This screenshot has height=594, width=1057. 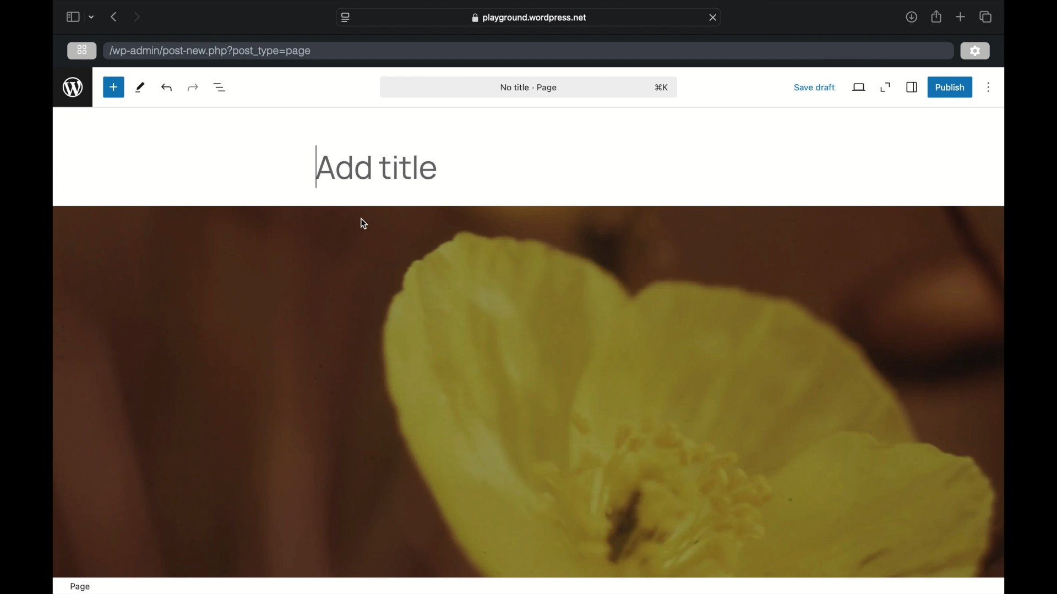 I want to click on close, so click(x=713, y=18).